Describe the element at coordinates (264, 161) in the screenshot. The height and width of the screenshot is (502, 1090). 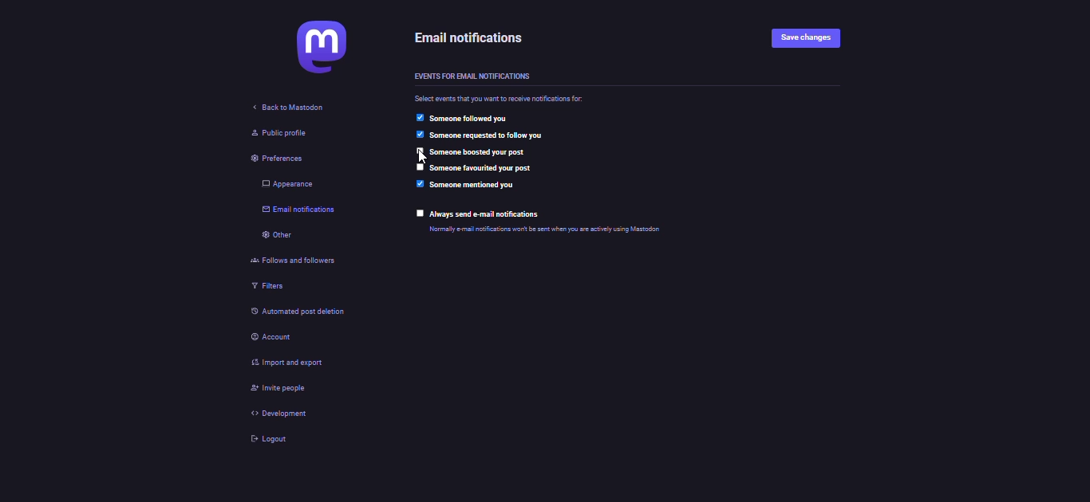
I see `preferences` at that location.